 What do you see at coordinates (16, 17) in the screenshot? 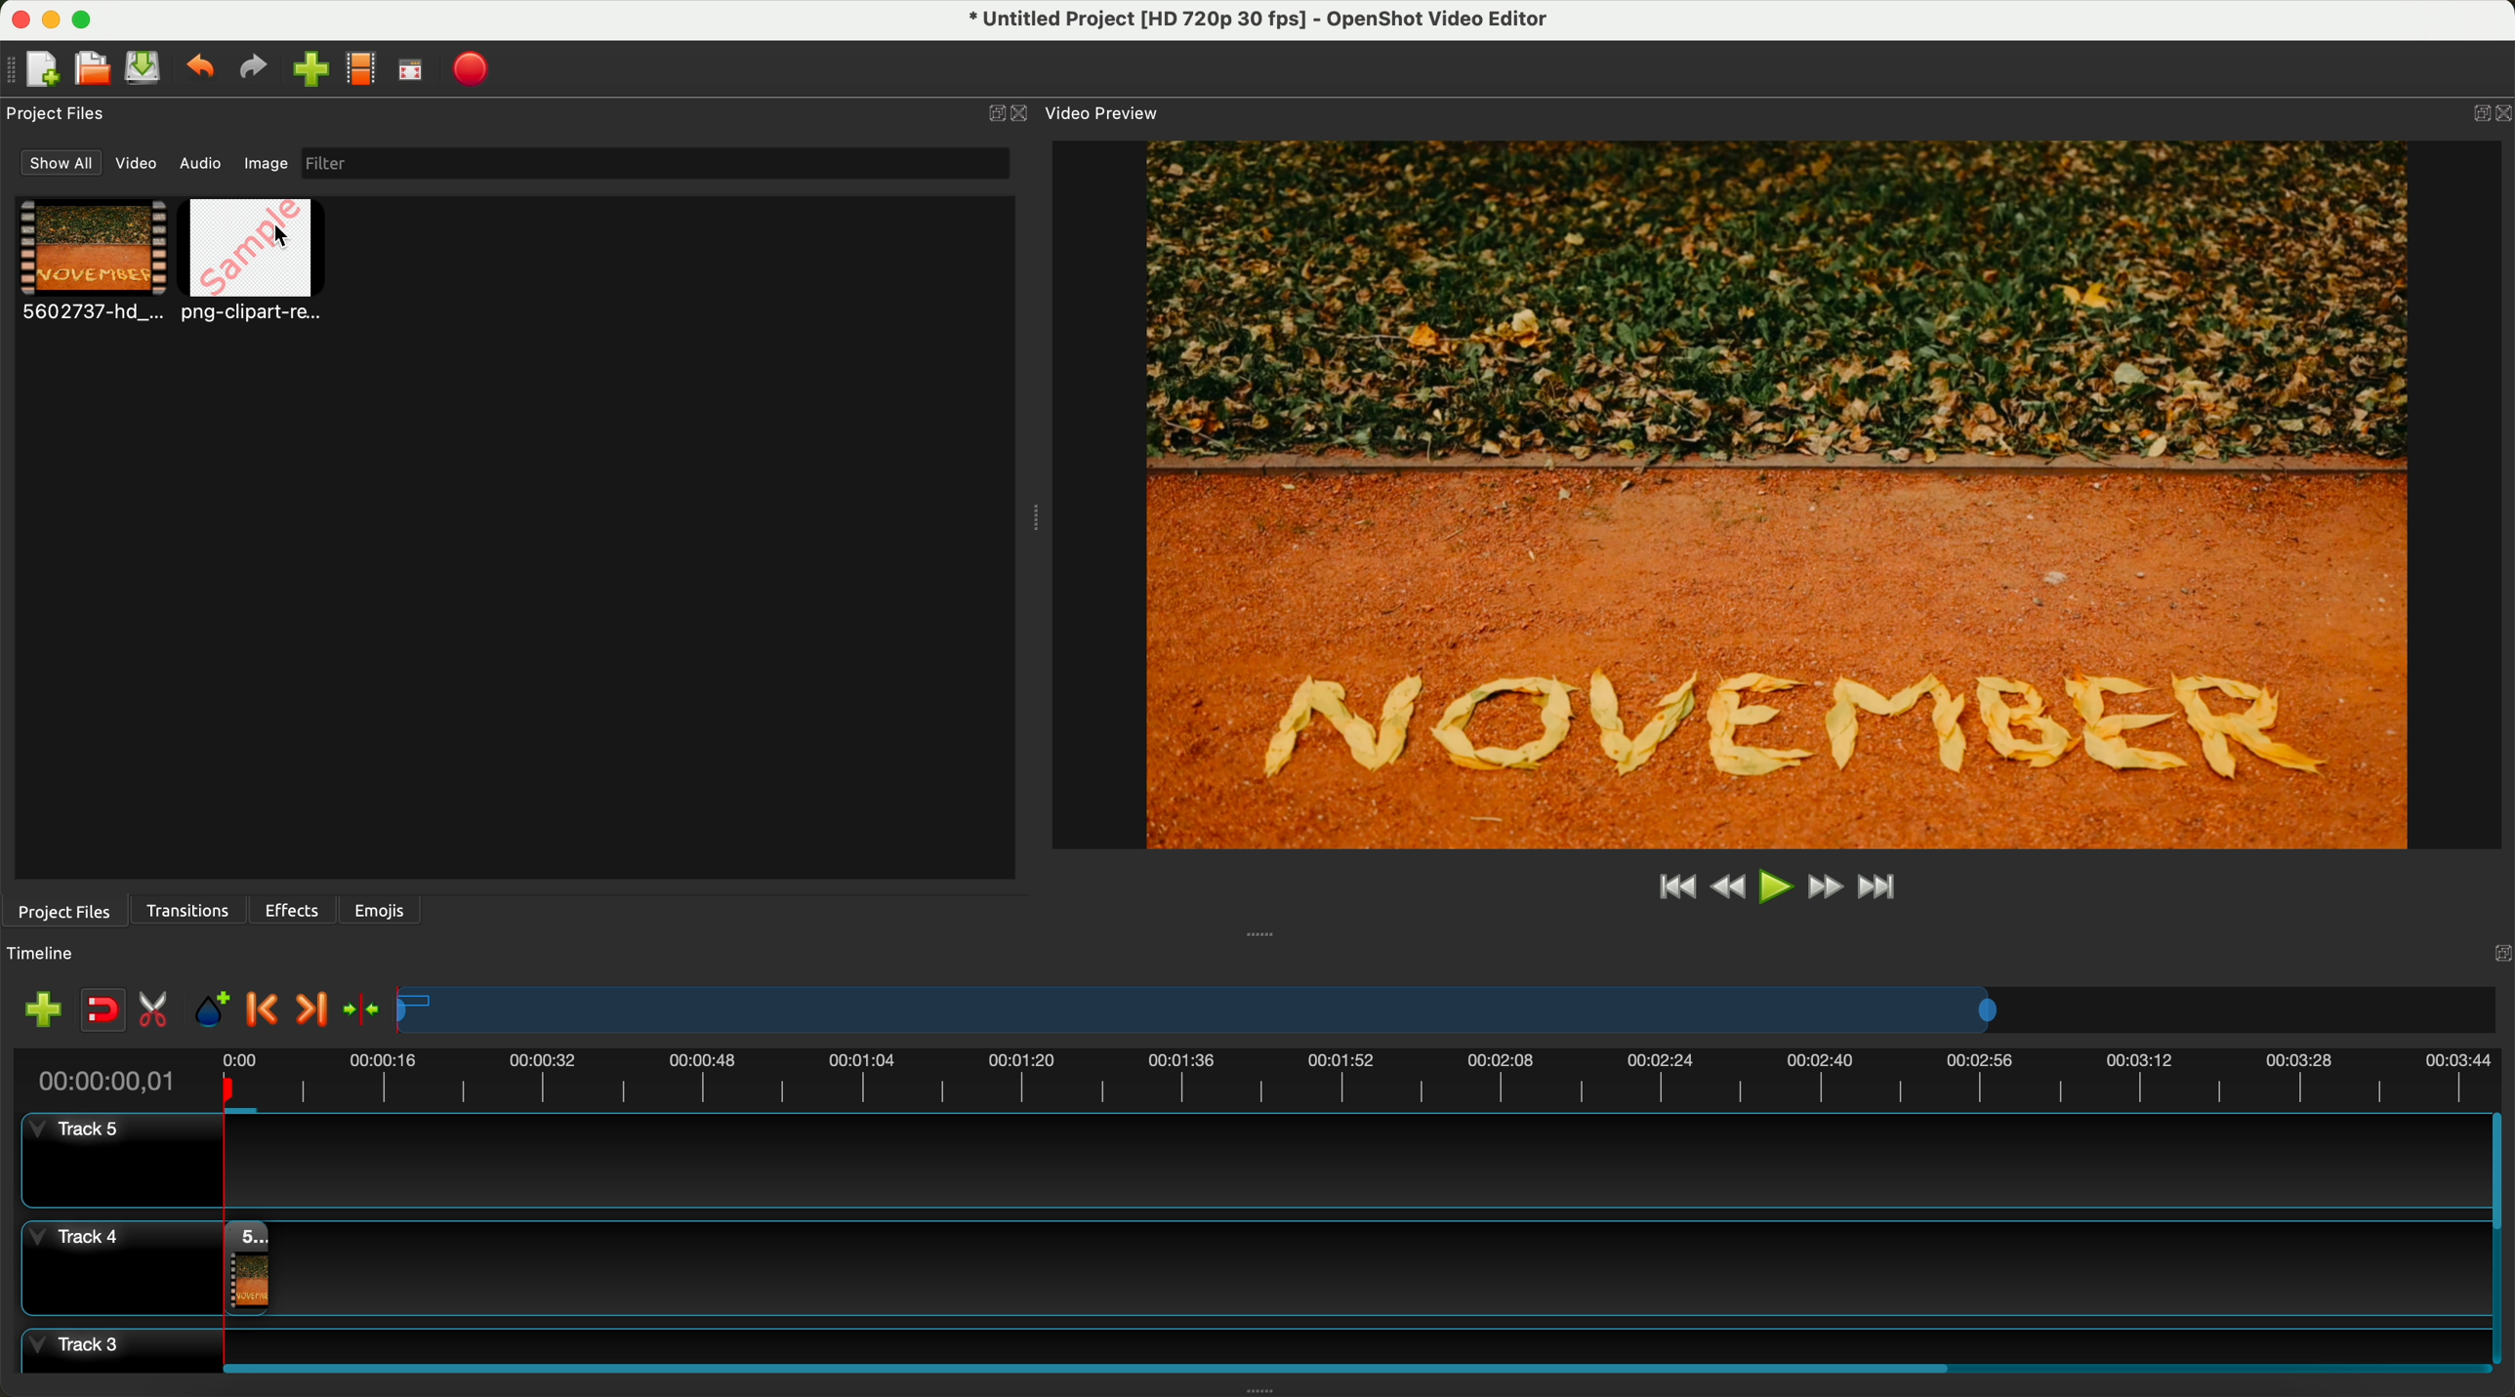
I see `close program` at bounding box center [16, 17].